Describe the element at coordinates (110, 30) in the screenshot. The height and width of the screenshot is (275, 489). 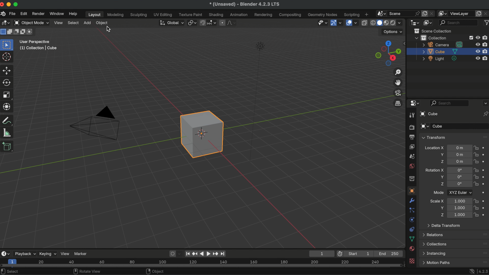
I see `cursor` at that location.